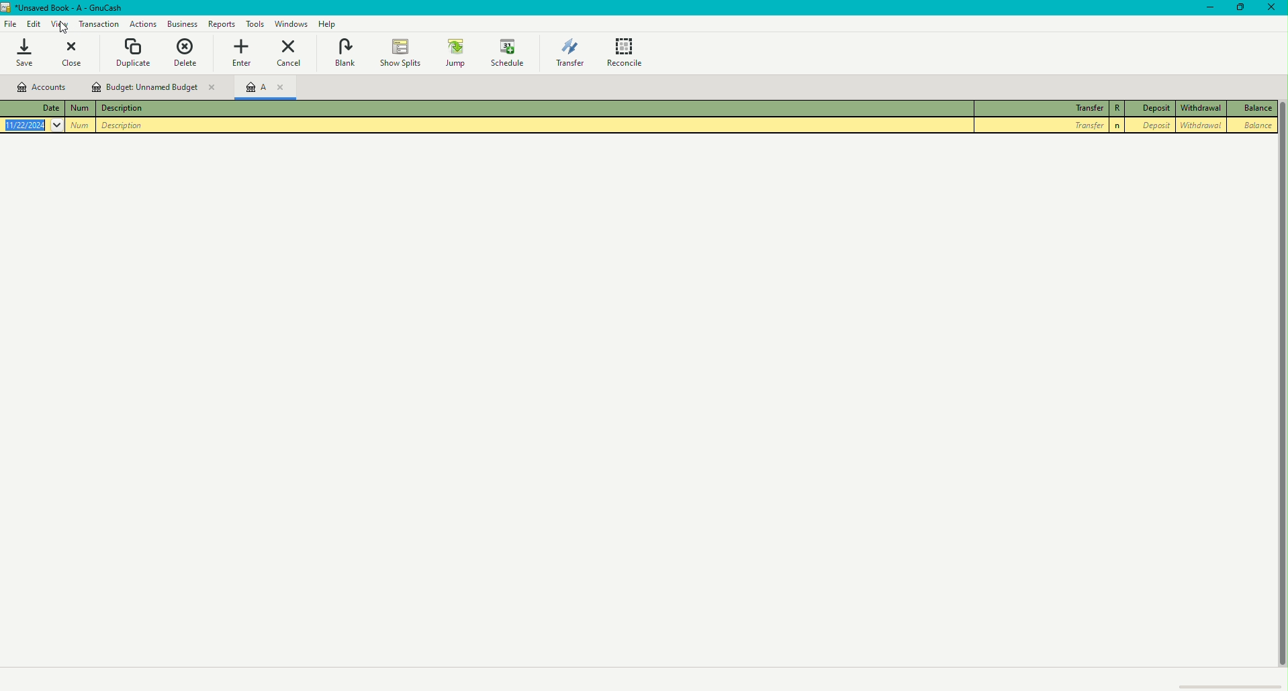 This screenshot has height=691, width=1288. What do you see at coordinates (399, 54) in the screenshot?
I see `Show Splits` at bounding box center [399, 54].